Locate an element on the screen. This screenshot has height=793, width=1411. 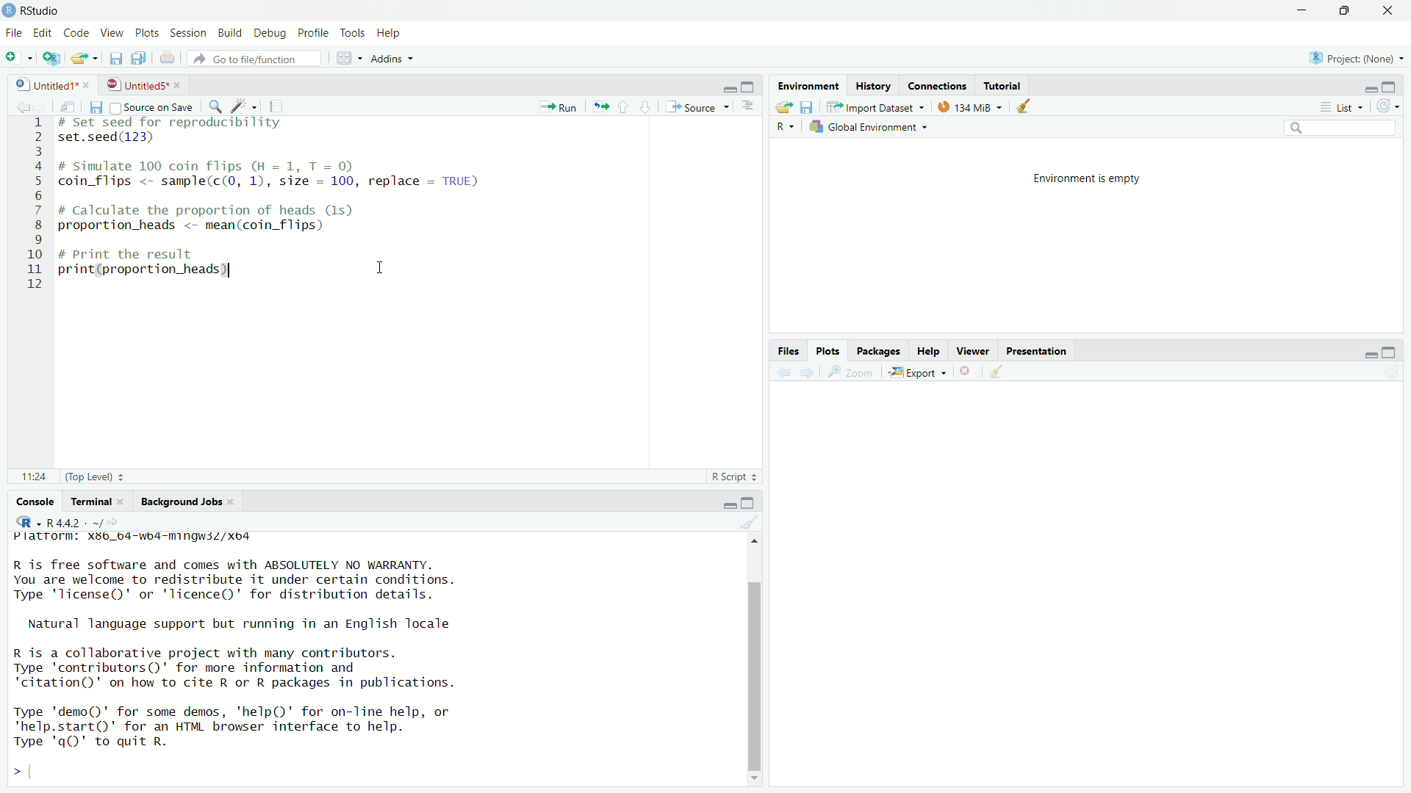
untitled1 is located at coordinates (39, 84).